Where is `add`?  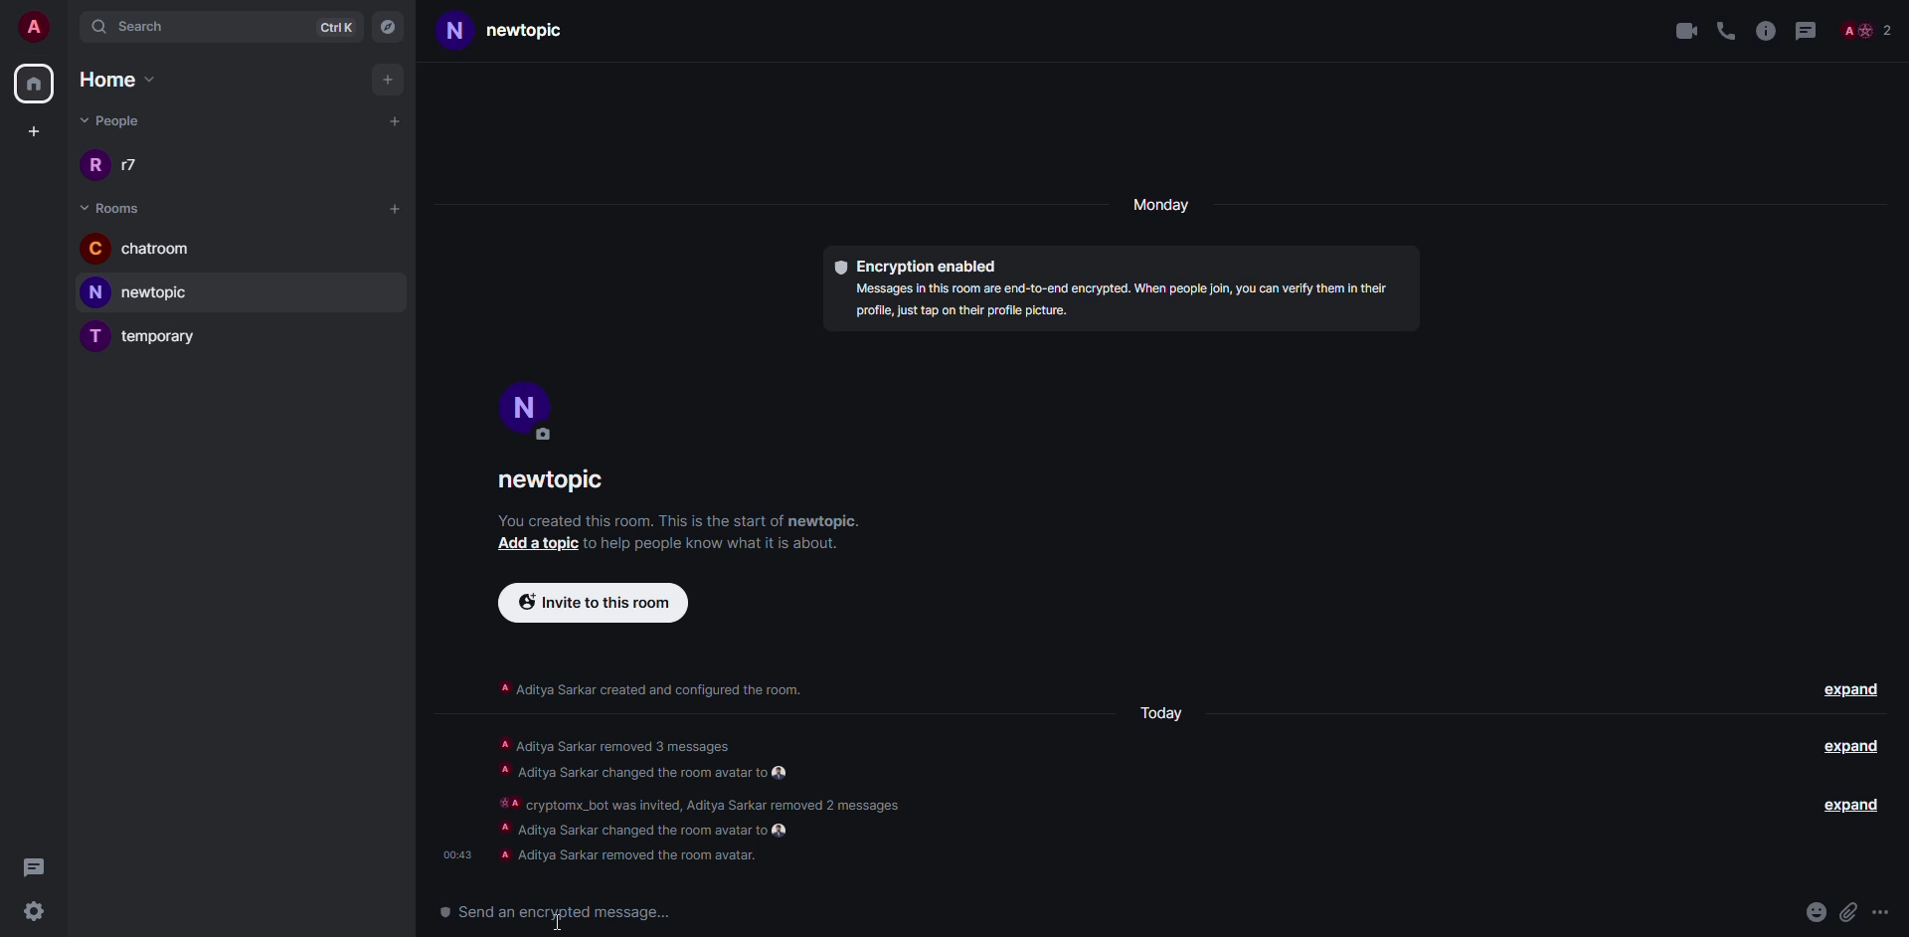
add is located at coordinates (396, 119).